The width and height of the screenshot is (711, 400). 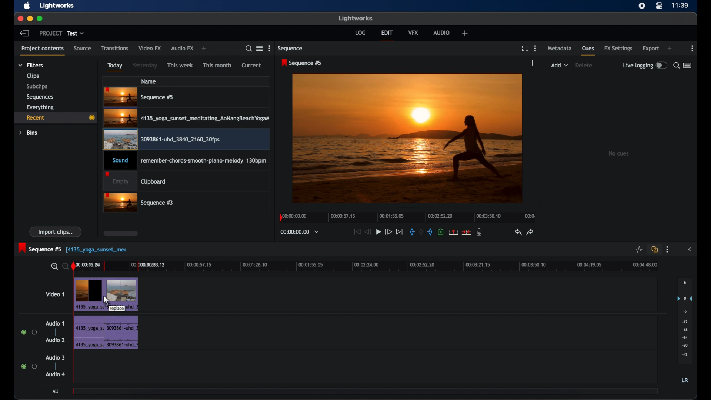 What do you see at coordinates (388, 232) in the screenshot?
I see `fast forward` at bounding box center [388, 232].